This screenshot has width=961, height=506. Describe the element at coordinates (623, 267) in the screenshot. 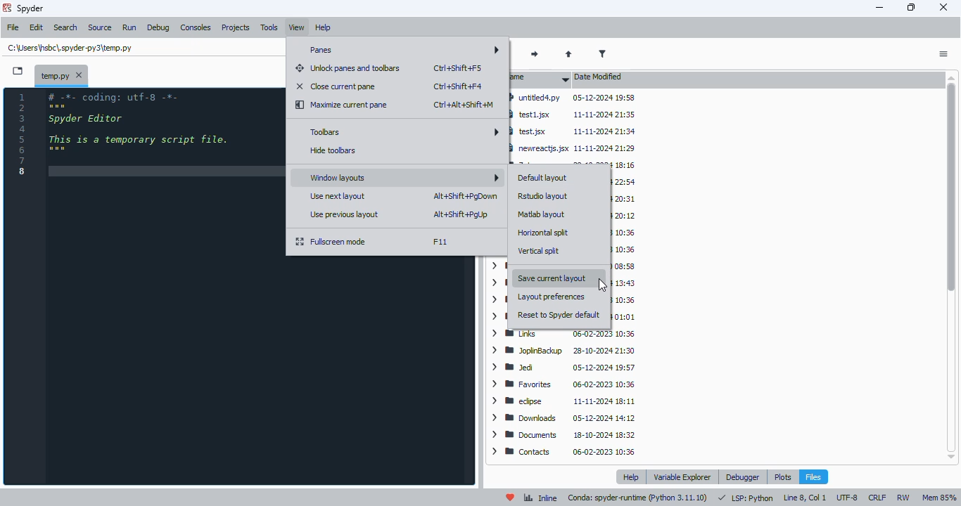

I see `Roaming` at that location.